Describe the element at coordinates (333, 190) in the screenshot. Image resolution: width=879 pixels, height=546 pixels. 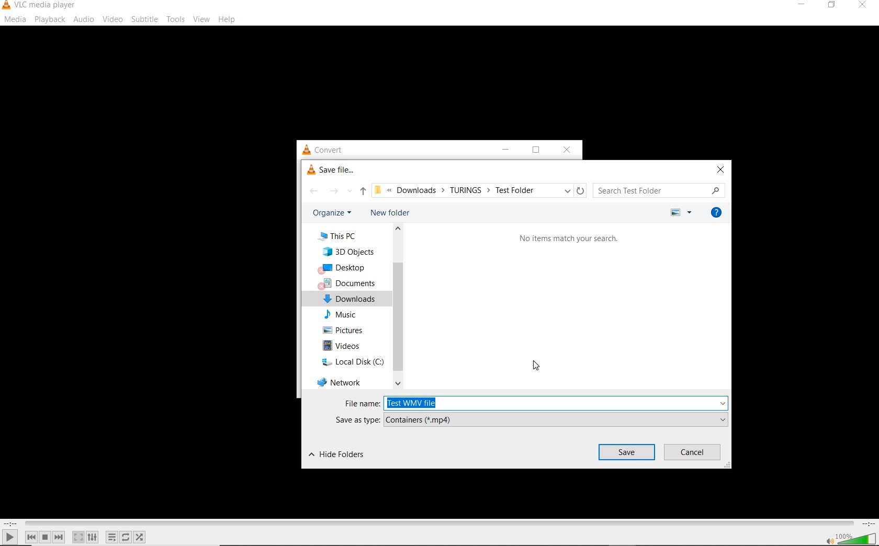
I see `forward` at that location.